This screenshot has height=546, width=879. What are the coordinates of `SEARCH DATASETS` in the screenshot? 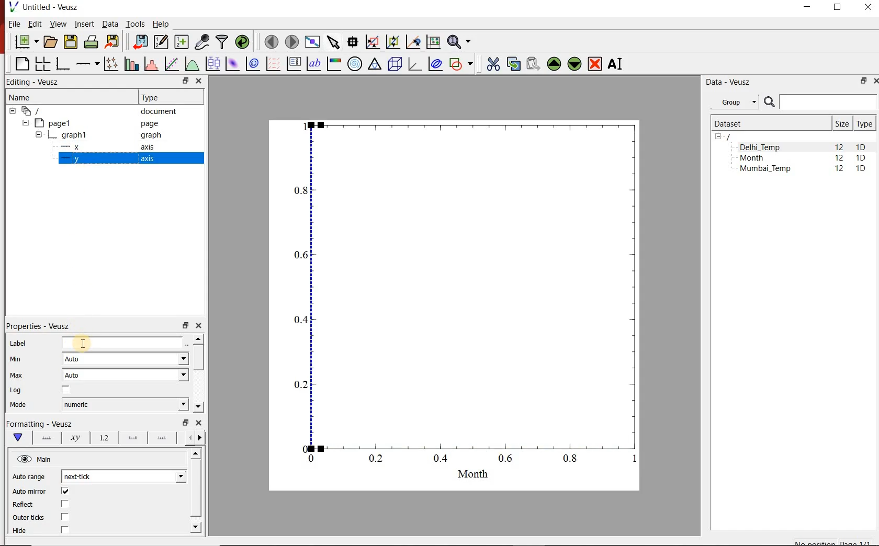 It's located at (820, 103).